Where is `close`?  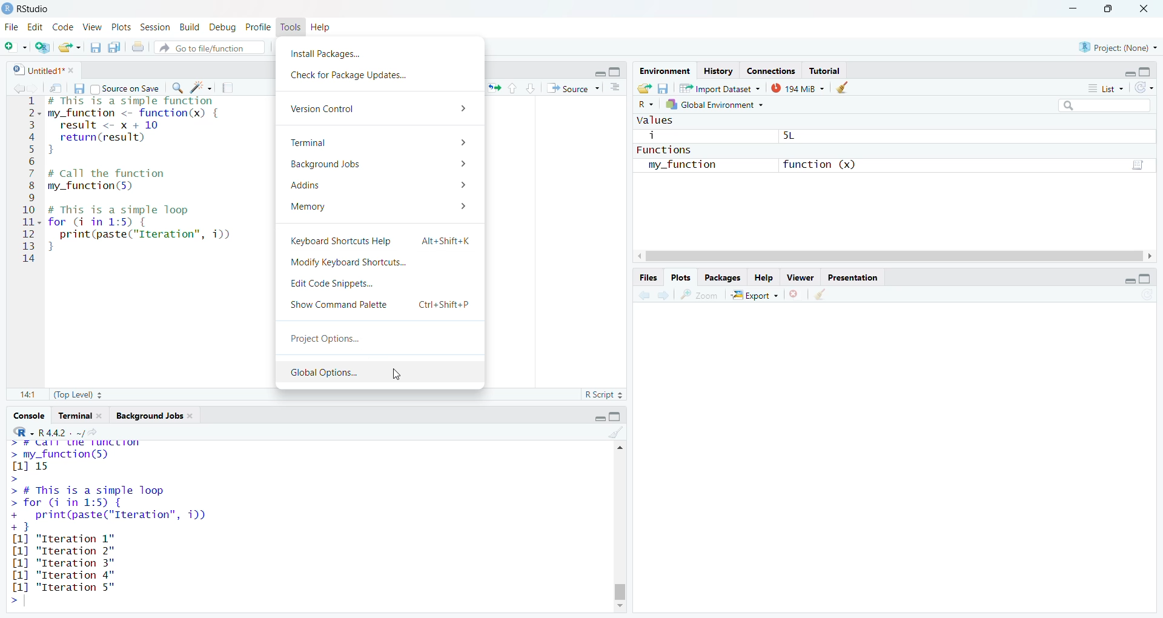
close is located at coordinates (75, 70).